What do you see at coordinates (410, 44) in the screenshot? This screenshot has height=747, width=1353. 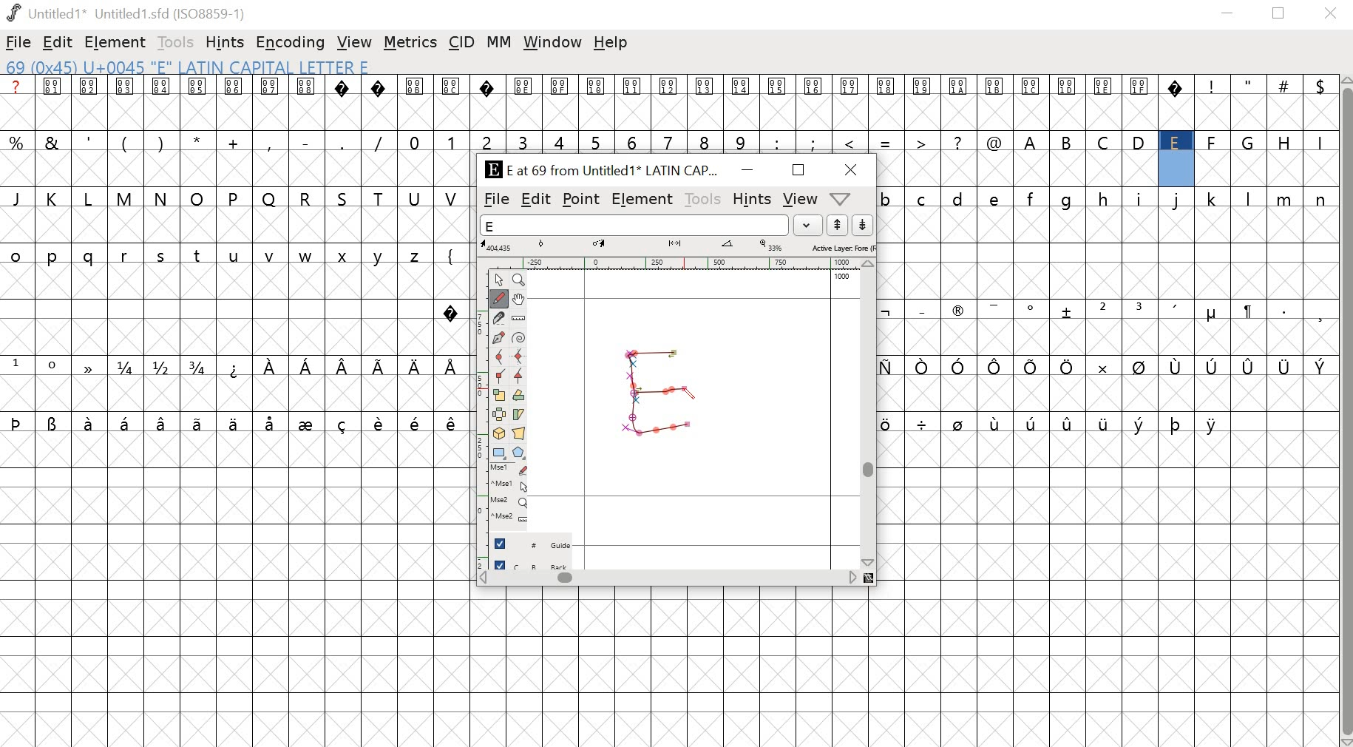 I see `metrics` at bounding box center [410, 44].